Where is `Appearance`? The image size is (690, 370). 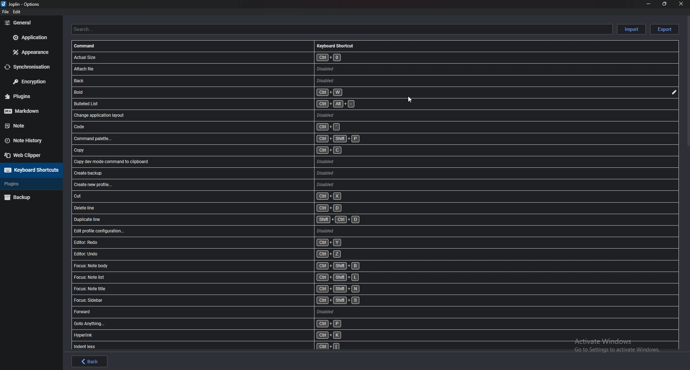 Appearance is located at coordinates (30, 52).